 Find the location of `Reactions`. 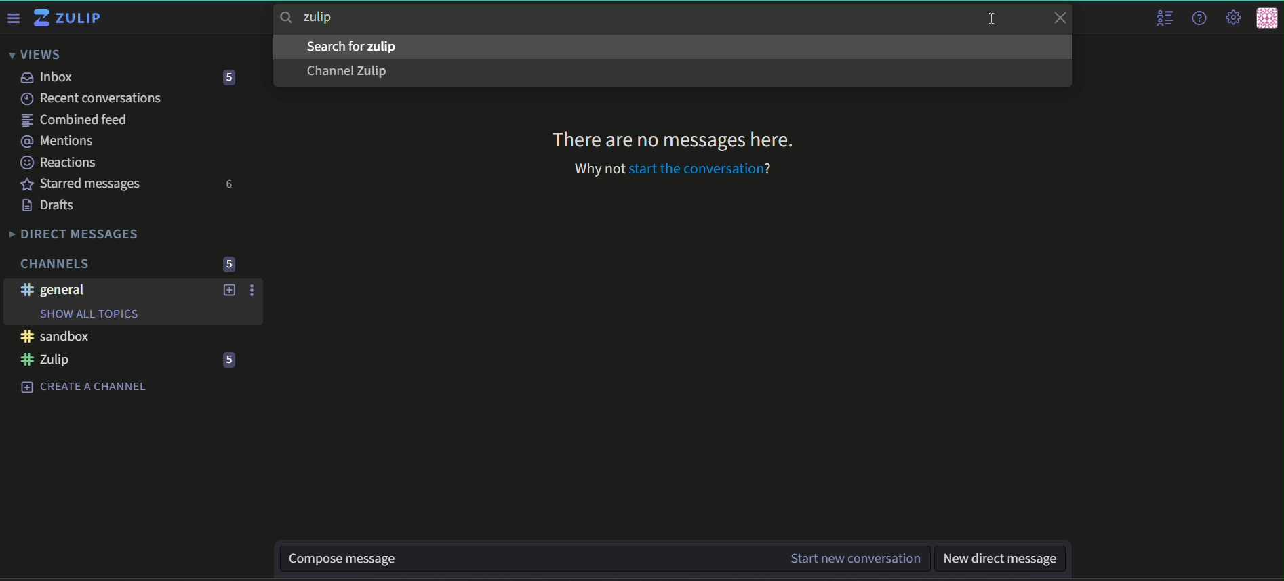

Reactions is located at coordinates (60, 163).